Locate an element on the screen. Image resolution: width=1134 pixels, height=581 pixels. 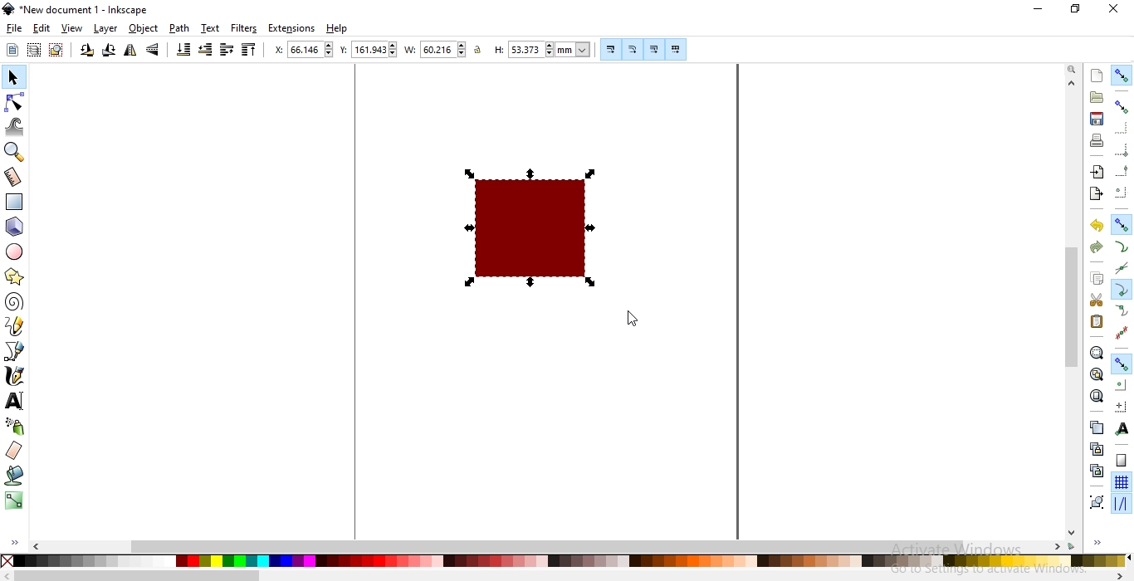
enable snapping is located at coordinates (1122, 74).